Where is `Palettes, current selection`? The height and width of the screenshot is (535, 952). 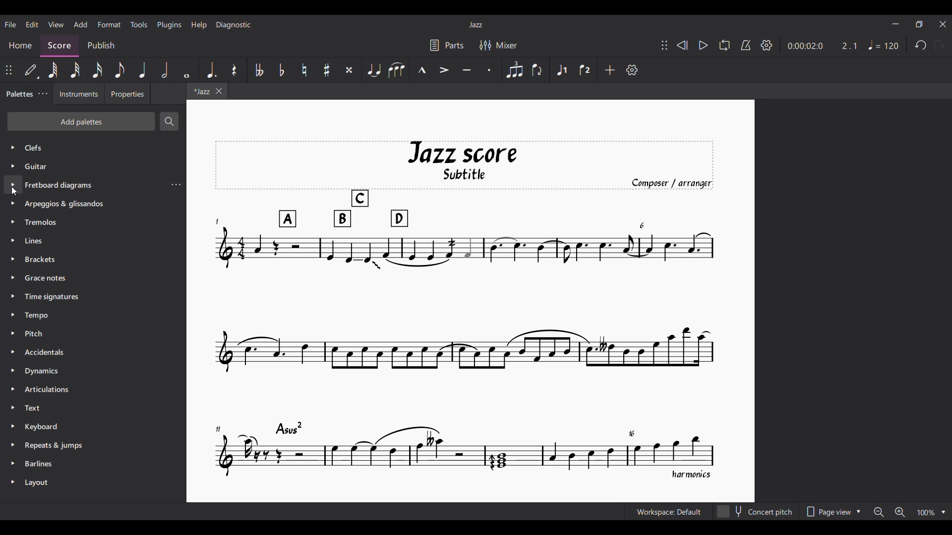
Palettes, current selection is located at coordinates (19, 94).